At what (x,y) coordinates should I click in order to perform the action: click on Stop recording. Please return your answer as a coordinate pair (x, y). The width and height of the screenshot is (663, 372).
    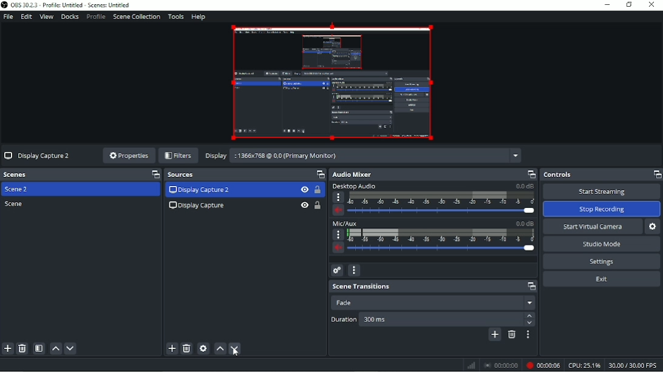
    Looking at the image, I should click on (602, 209).